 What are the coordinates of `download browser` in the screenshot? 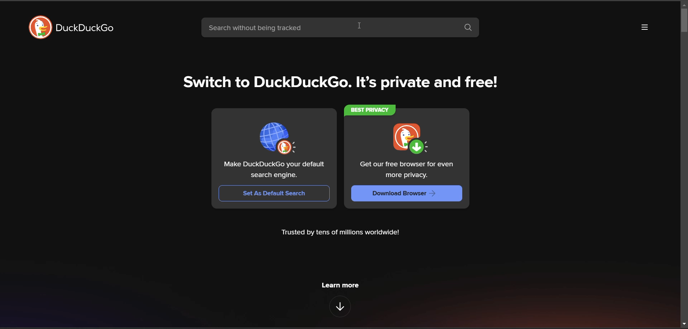 It's located at (406, 194).